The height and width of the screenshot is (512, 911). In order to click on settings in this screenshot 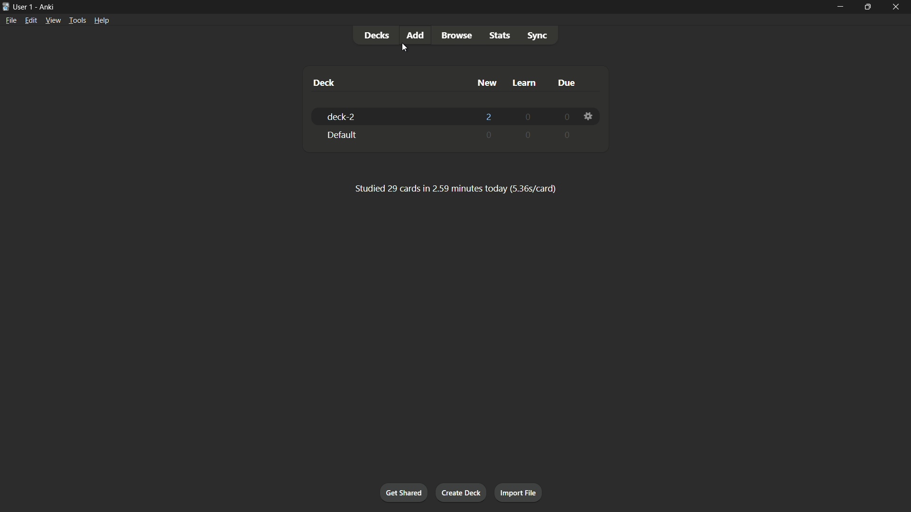, I will do `click(588, 116)`.